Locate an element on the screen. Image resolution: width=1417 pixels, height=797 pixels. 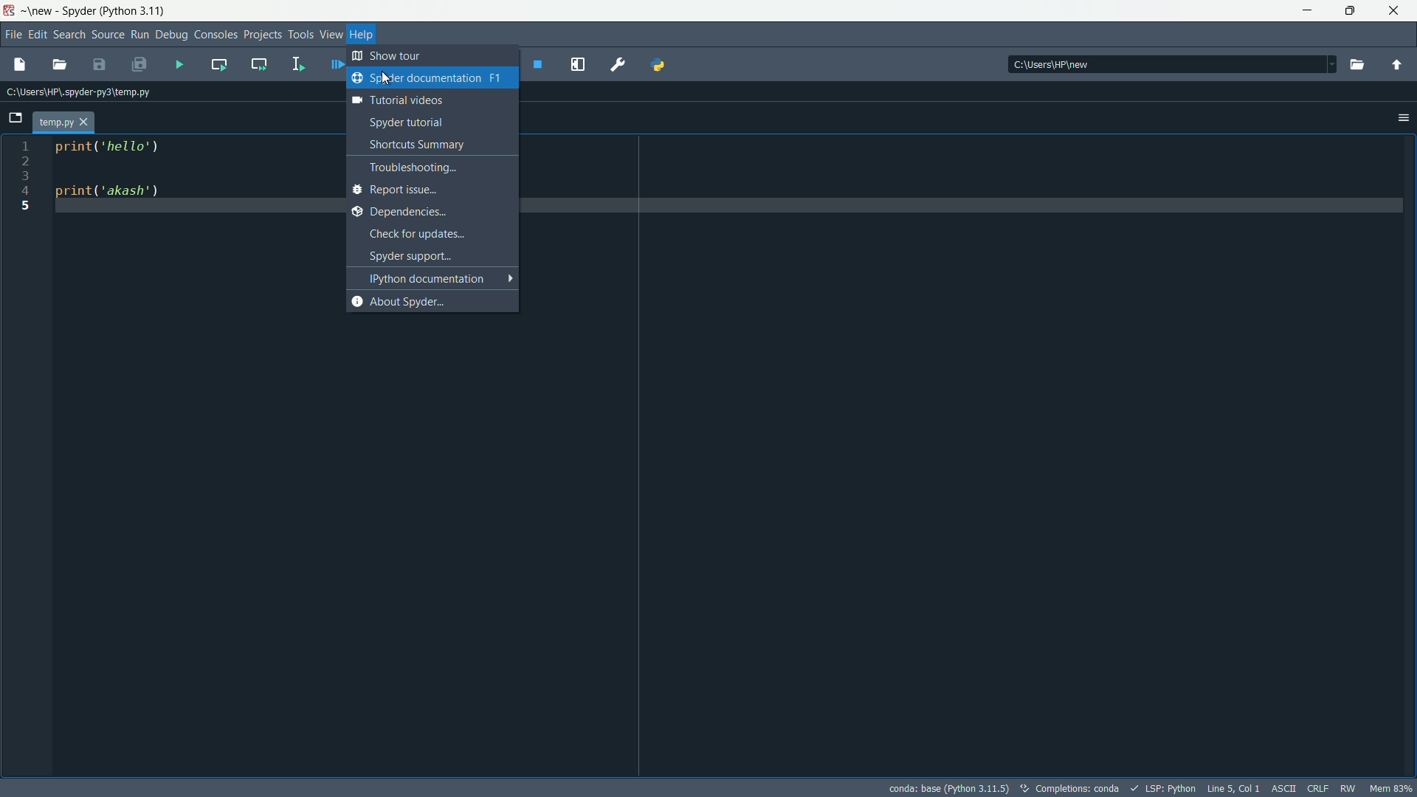
maximize current pane is located at coordinates (578, 64).